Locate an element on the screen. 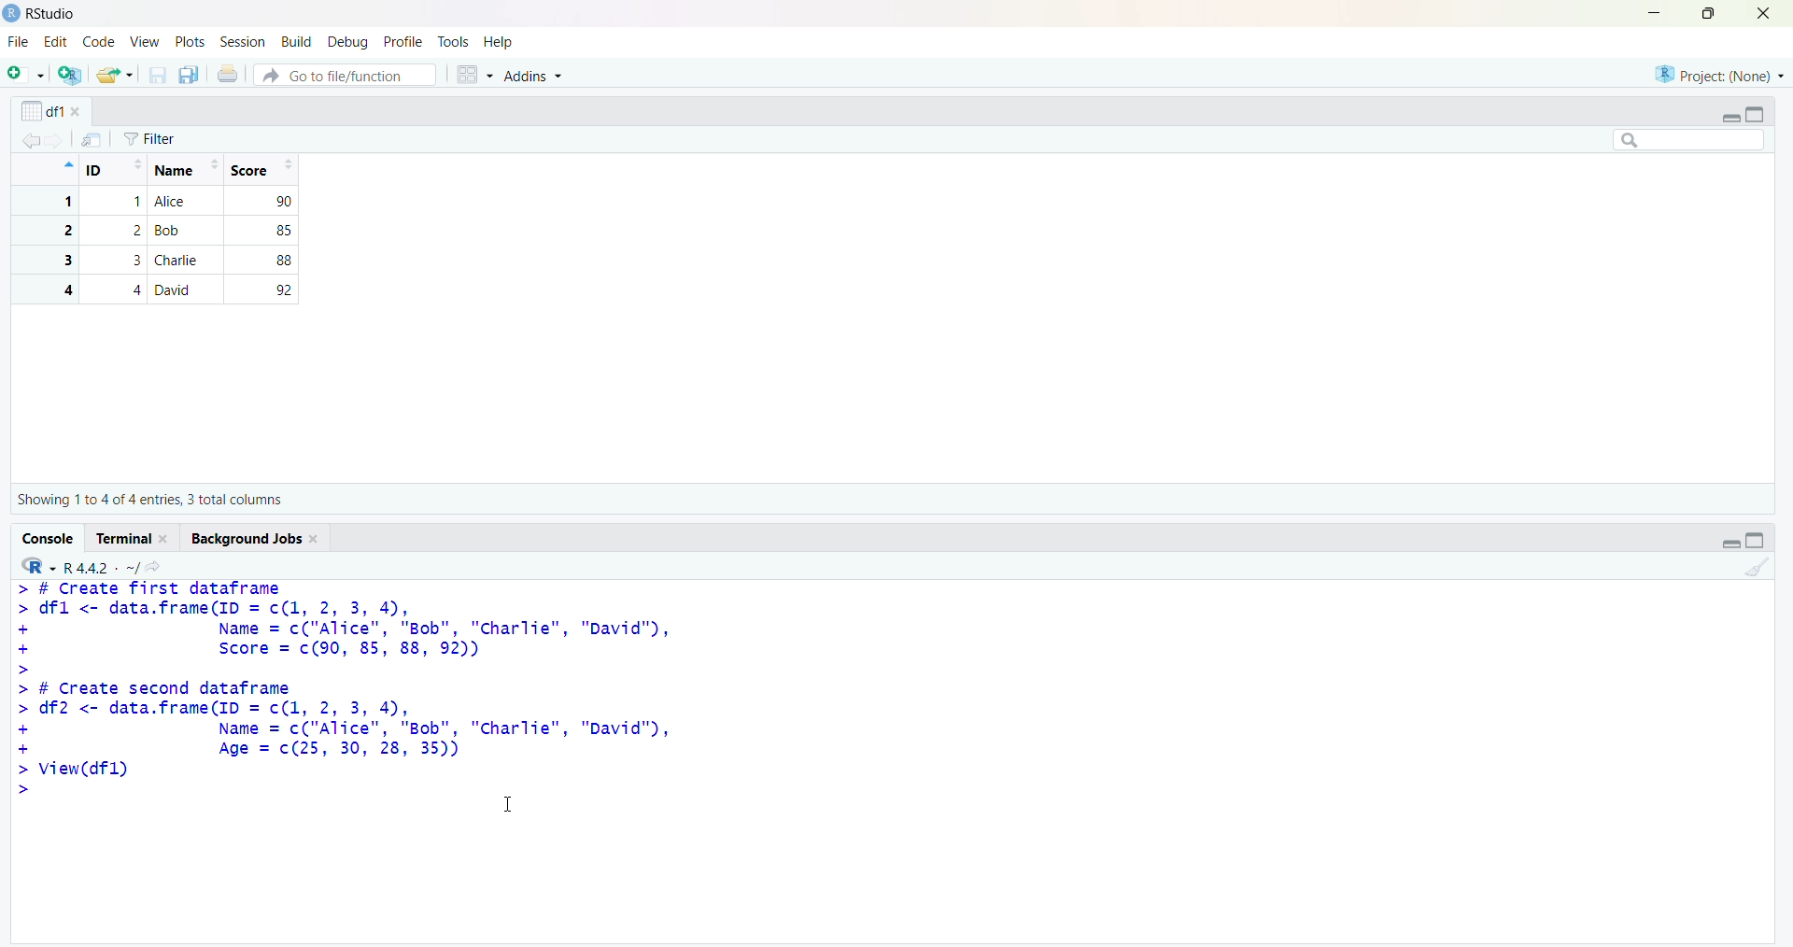 This screenshot has height=947, width=1793. print is located at coordinates (229, 73).